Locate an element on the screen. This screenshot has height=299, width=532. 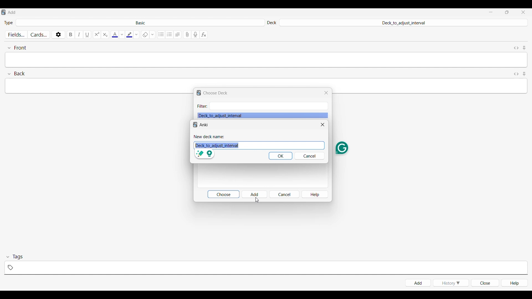
Selected text color is located at coordinates (114, 35).